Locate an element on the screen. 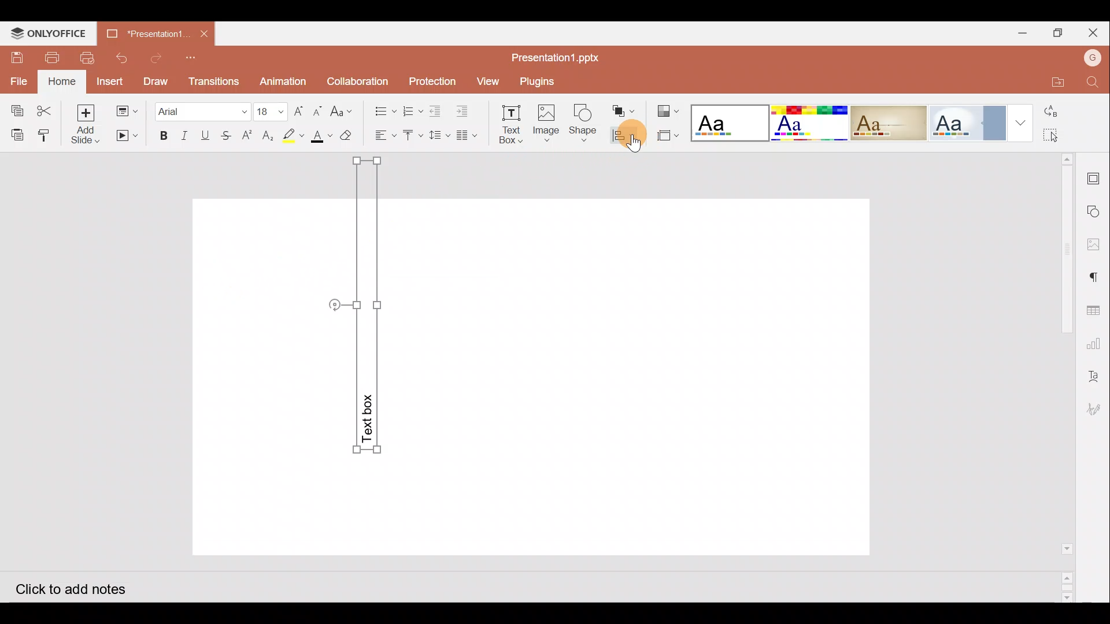 The image size is (1110, 624). Underline is located at coordinates (205, 135).